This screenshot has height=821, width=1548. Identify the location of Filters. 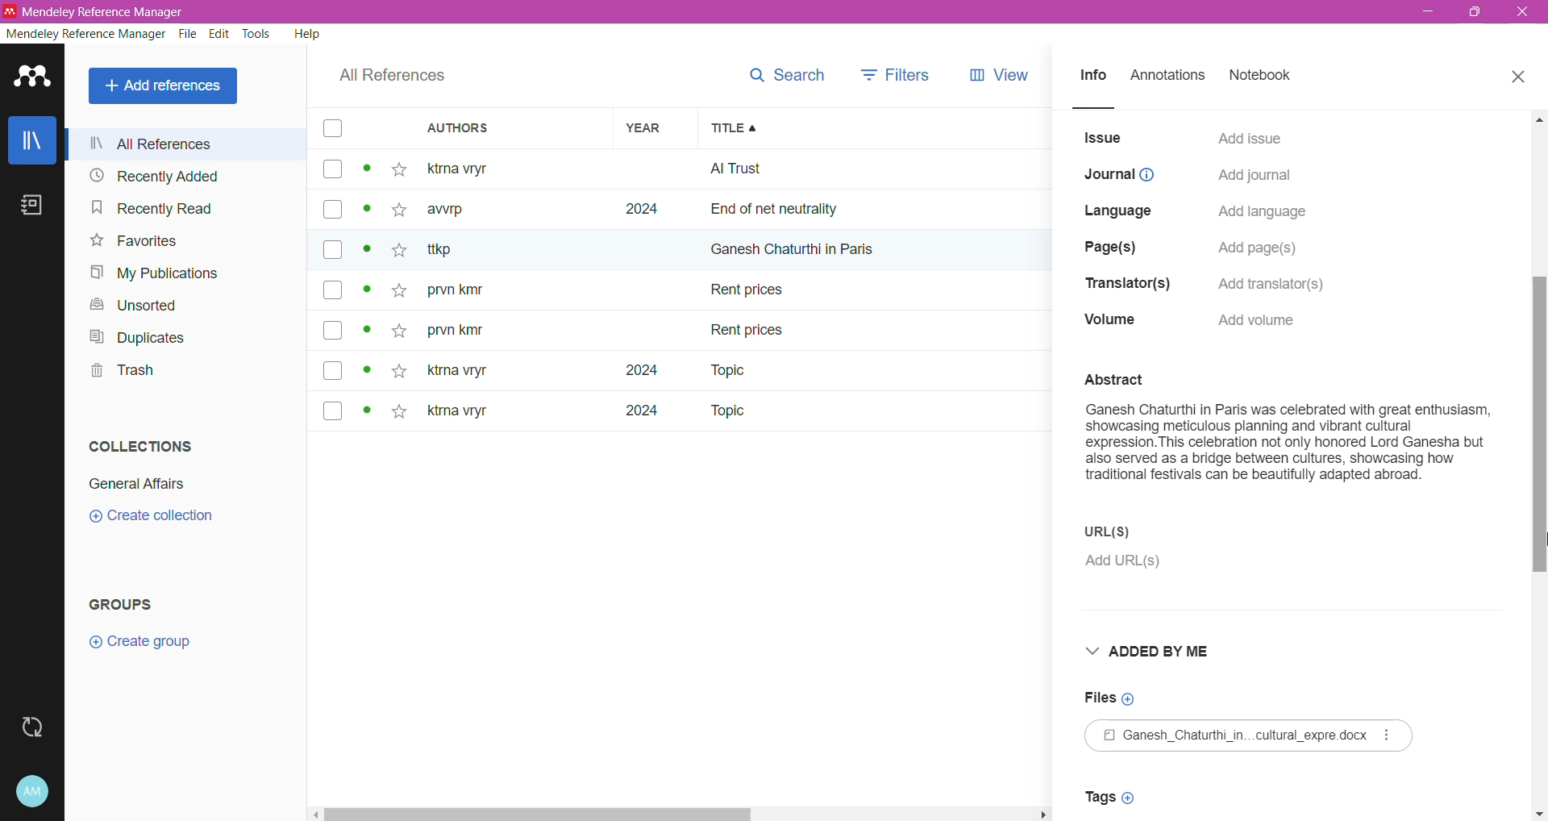
(897, 71).